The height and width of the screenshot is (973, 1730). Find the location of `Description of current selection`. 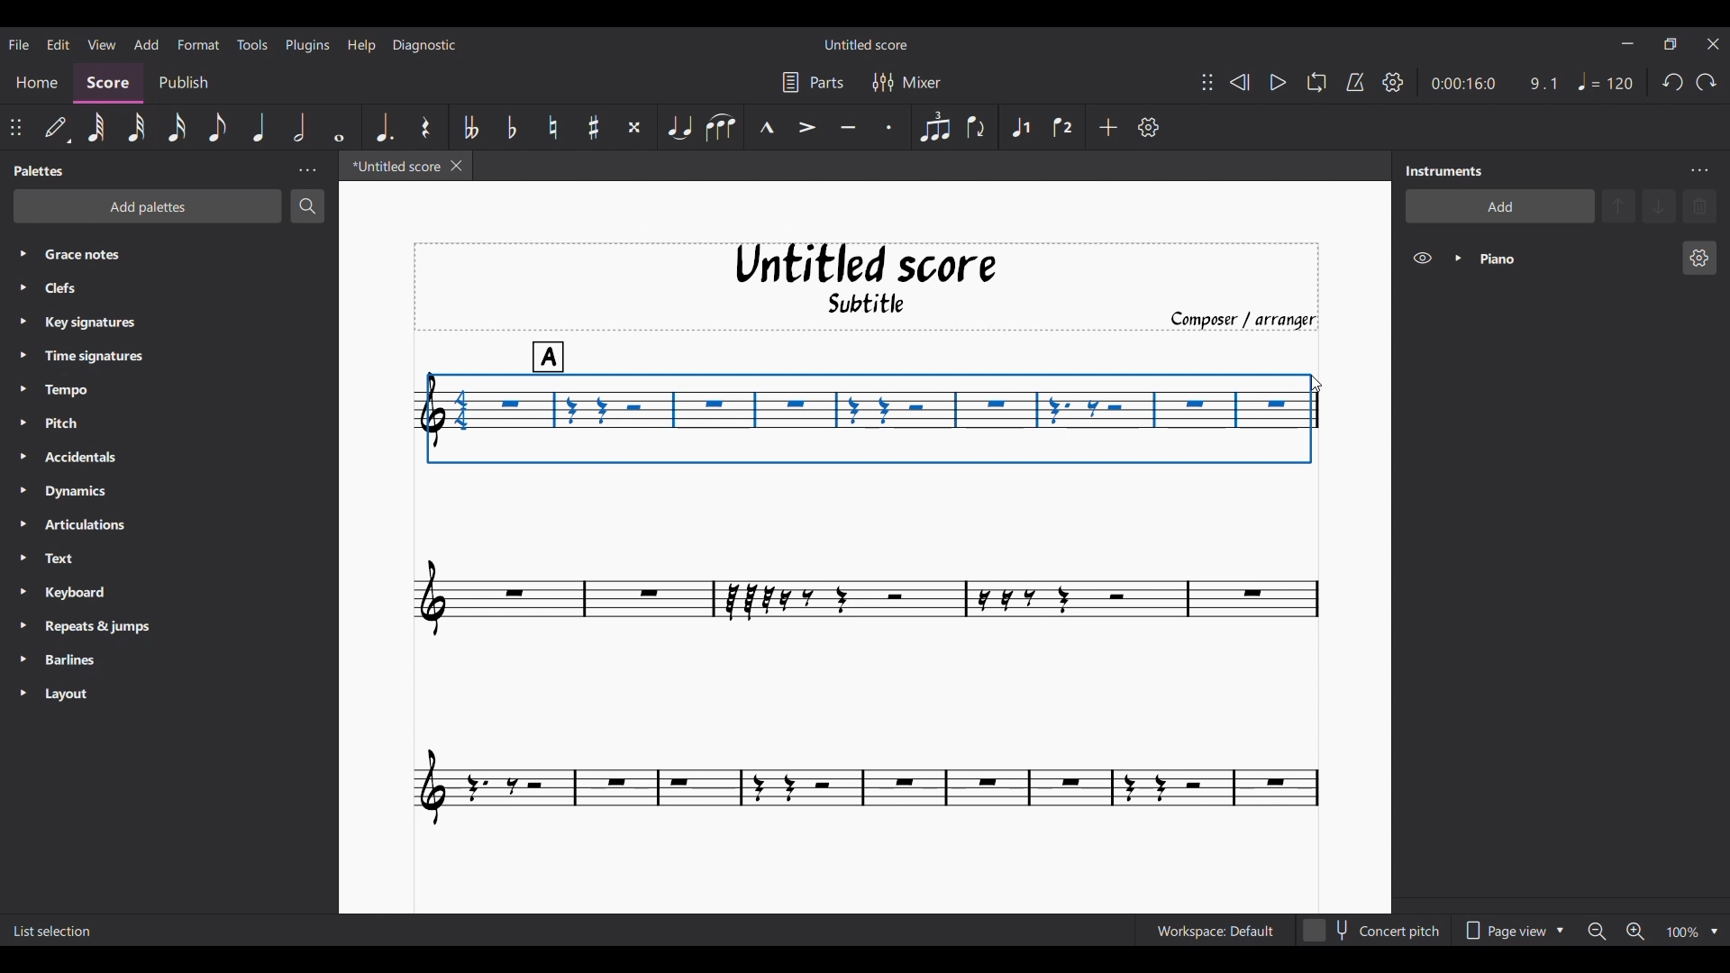

Description of current selection is located at coordinates (53, 932).